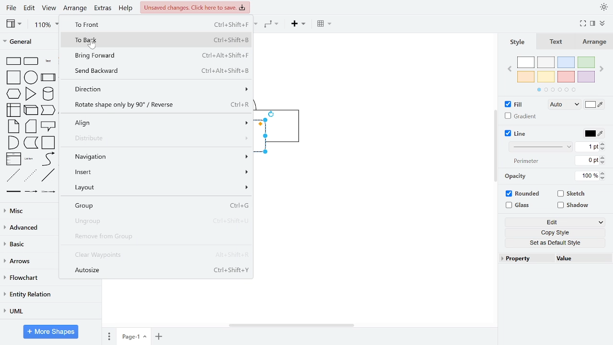 Image resolution: width=613 pixels, height=345 pixels. Describe the element at coordinates (516, 133) in the screenshot. I see `line` at that location.